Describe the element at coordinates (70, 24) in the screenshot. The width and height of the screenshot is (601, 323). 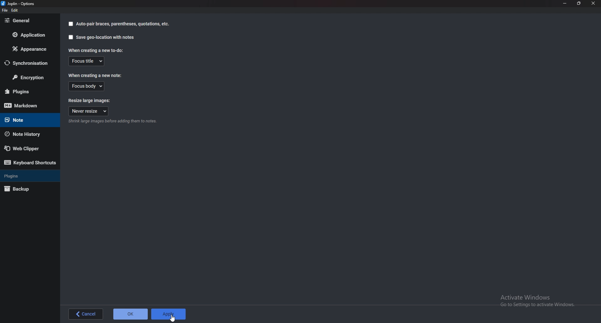
I see `Checkbox ` at that location.